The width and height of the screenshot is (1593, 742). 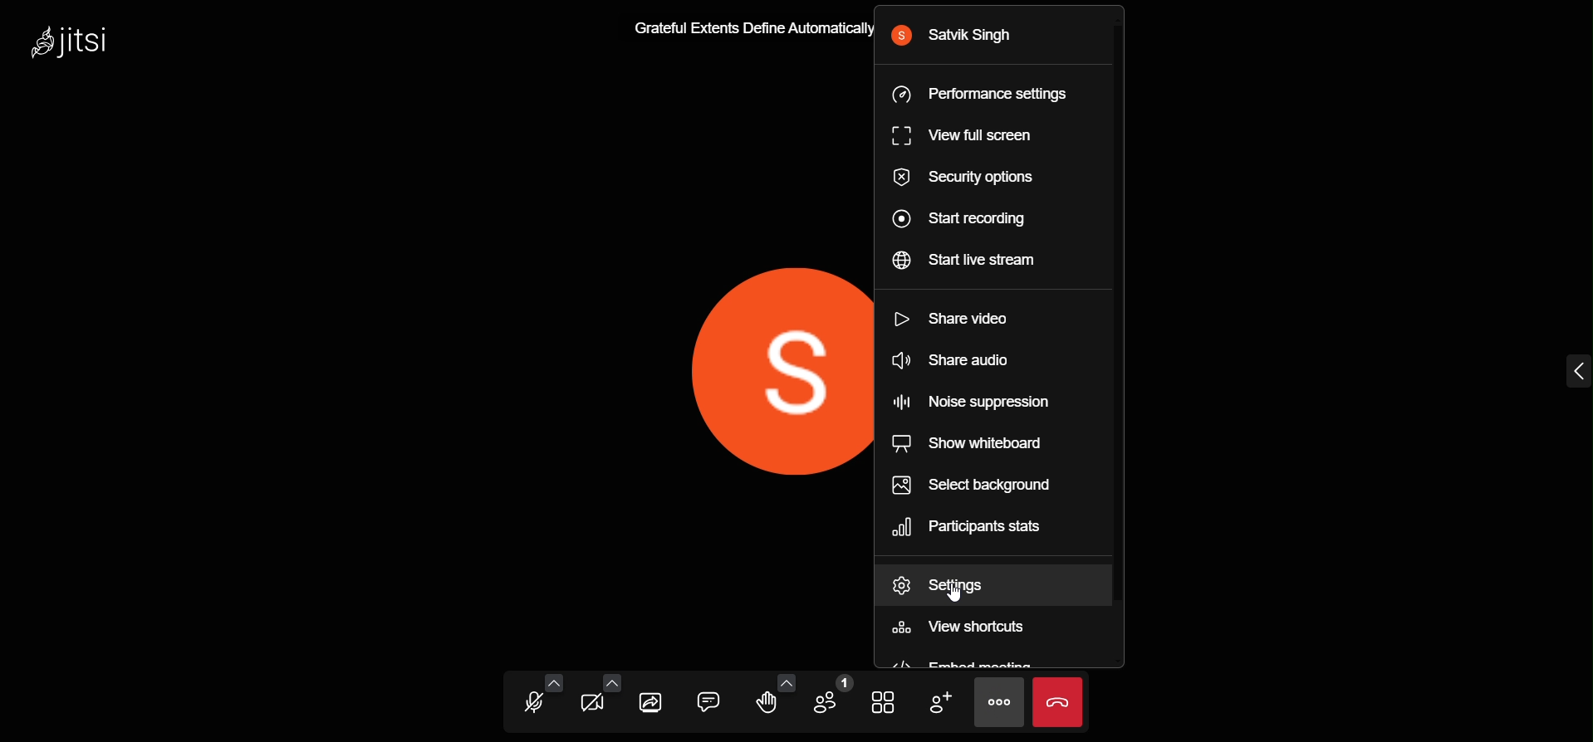 I want to click on cursor, so click(x=955, y=593).